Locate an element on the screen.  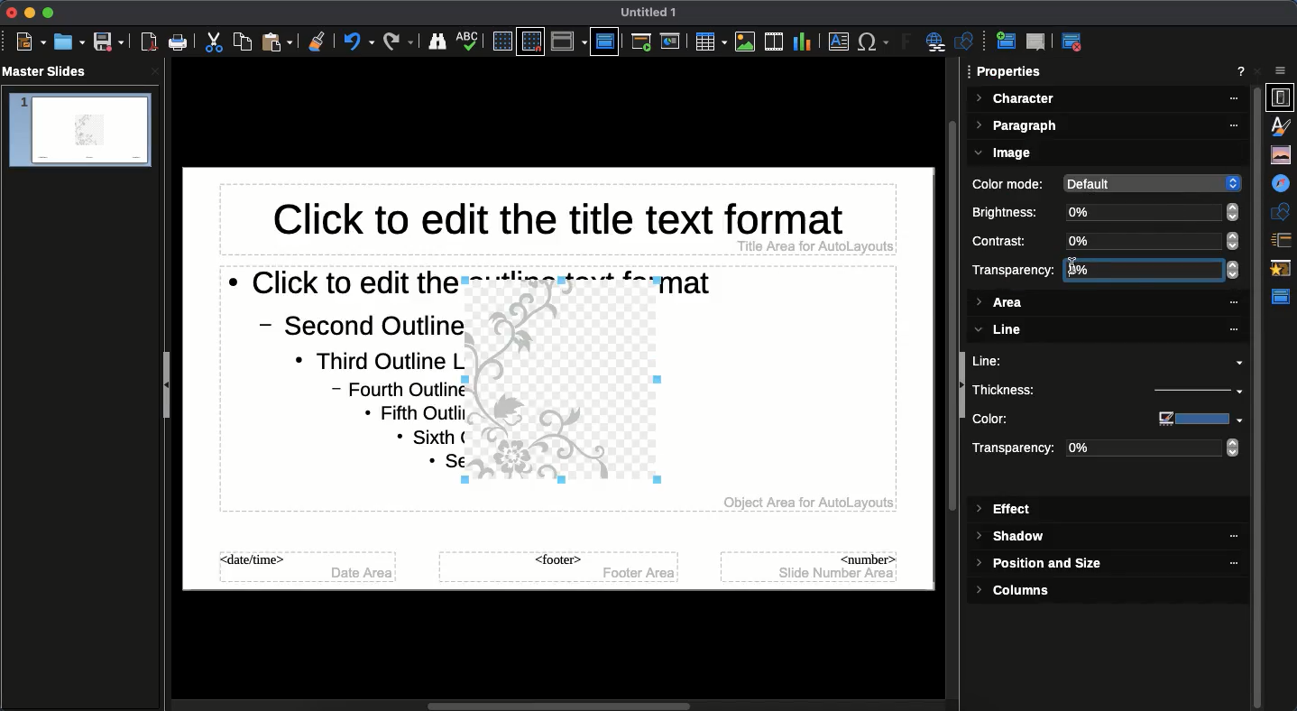
Master slide title is located at coordinates (557, 223).